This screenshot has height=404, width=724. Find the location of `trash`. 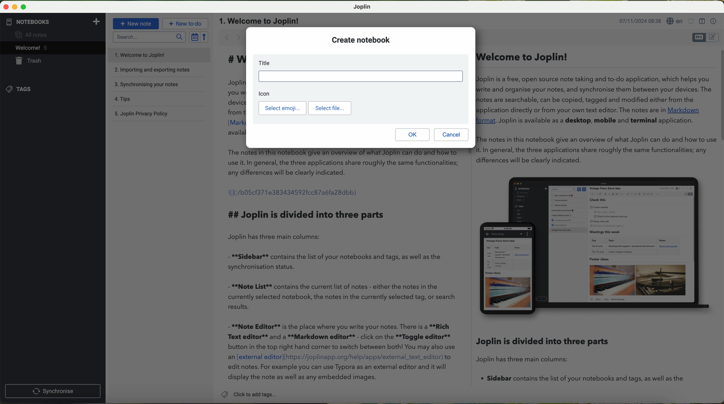

trash is located at coordinates (25, 61).